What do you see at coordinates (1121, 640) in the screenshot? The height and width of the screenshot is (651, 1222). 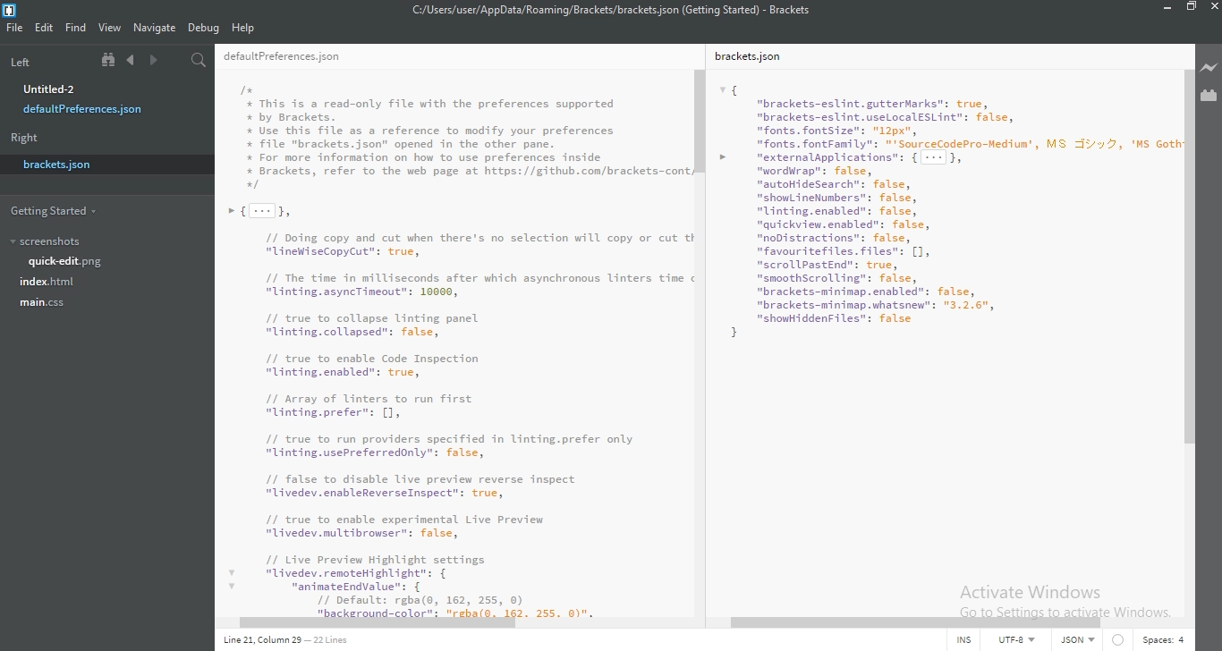 I see `circle` at bounding box center [1121, 640].